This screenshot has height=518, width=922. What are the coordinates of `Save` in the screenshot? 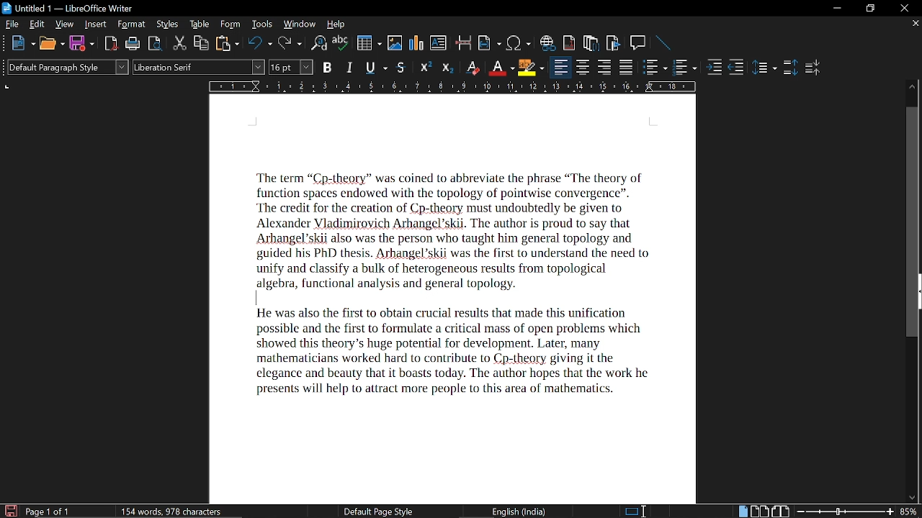 It's located at (9, 510).